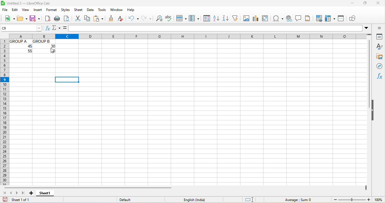  Describe the element at coordinates (300, 18) in the screenshot. I see `comment` at that location.